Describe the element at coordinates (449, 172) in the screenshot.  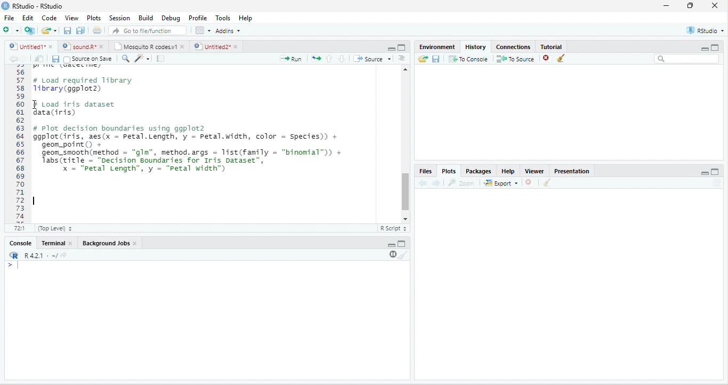
I see `Plots` at that location.